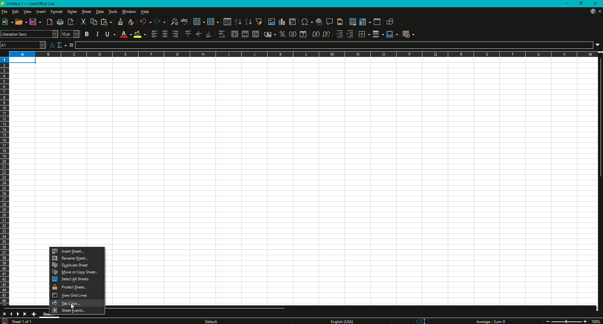 The width and height of the screenshot is (603, 324). I want to click on Zoom slider, so click(566, 321).